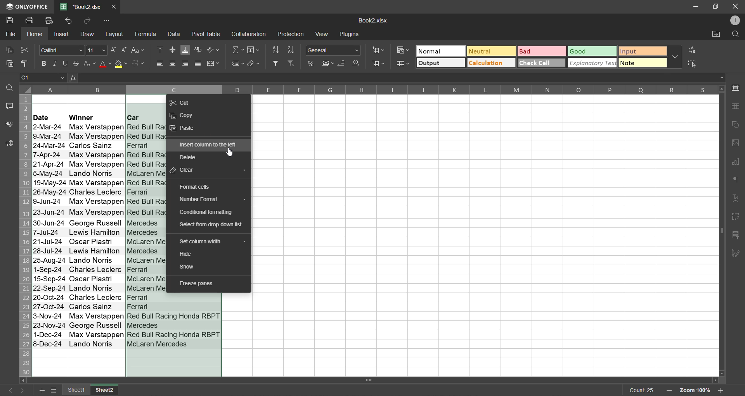 This screenshot has height=396, width=745. I want to click on zoom 100%, so click(695, 390).